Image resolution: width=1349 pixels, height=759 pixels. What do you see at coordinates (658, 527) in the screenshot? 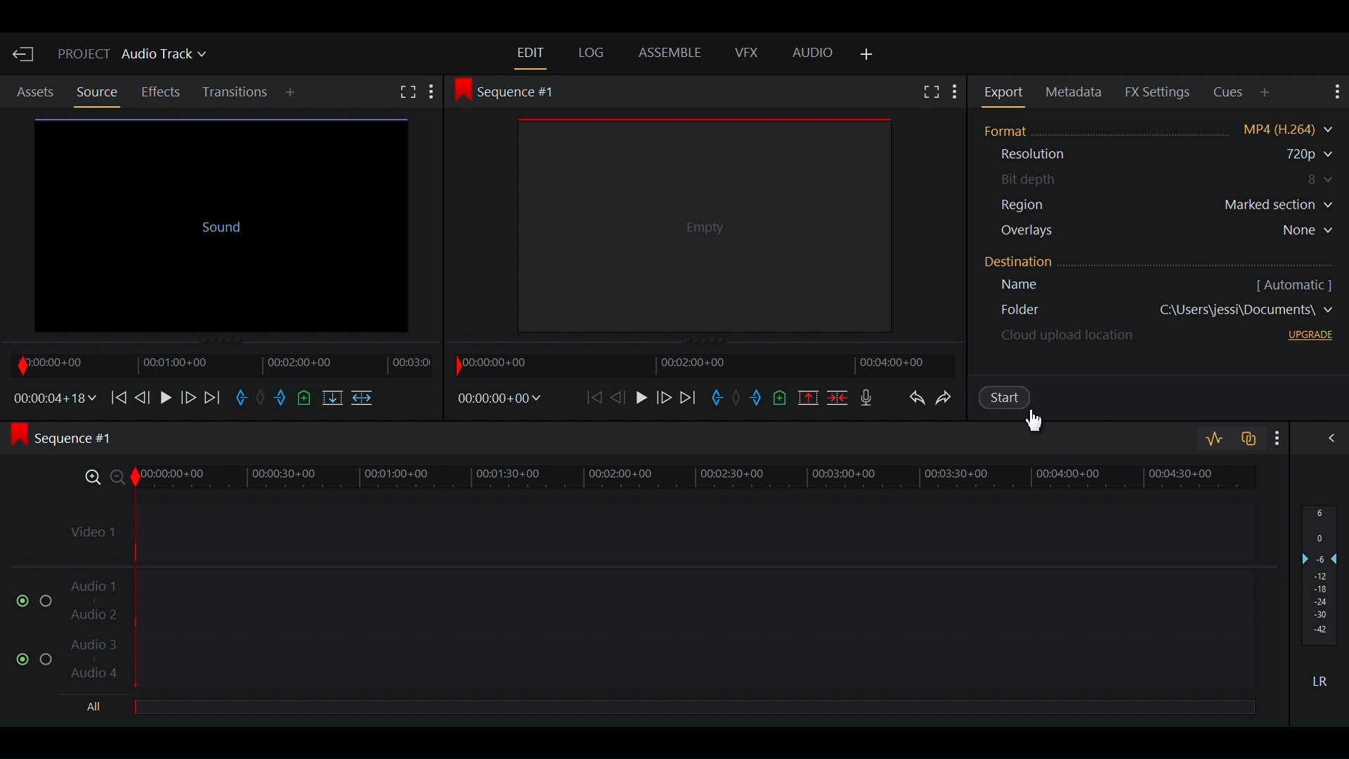
I see `Video Track` at bounding box center [658, 527].